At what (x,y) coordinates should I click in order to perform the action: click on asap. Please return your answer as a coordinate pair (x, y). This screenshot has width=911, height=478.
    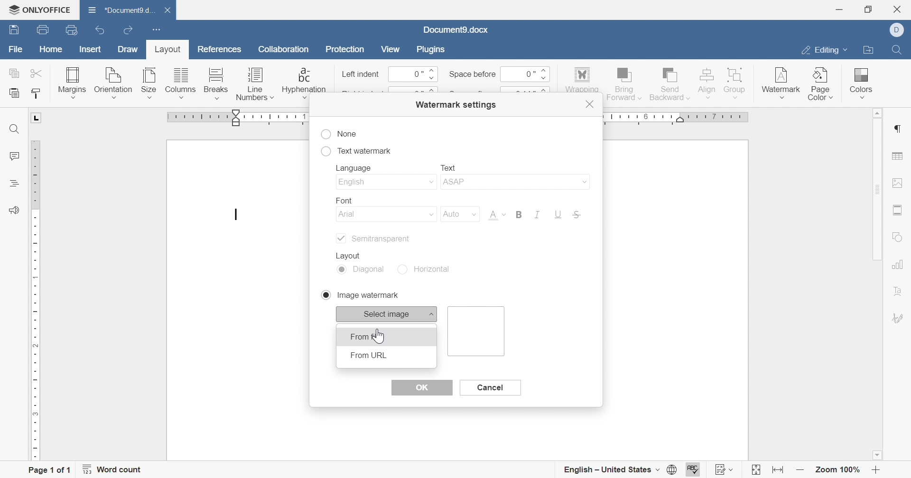
    Looking at the image, I should click on (514, 184).